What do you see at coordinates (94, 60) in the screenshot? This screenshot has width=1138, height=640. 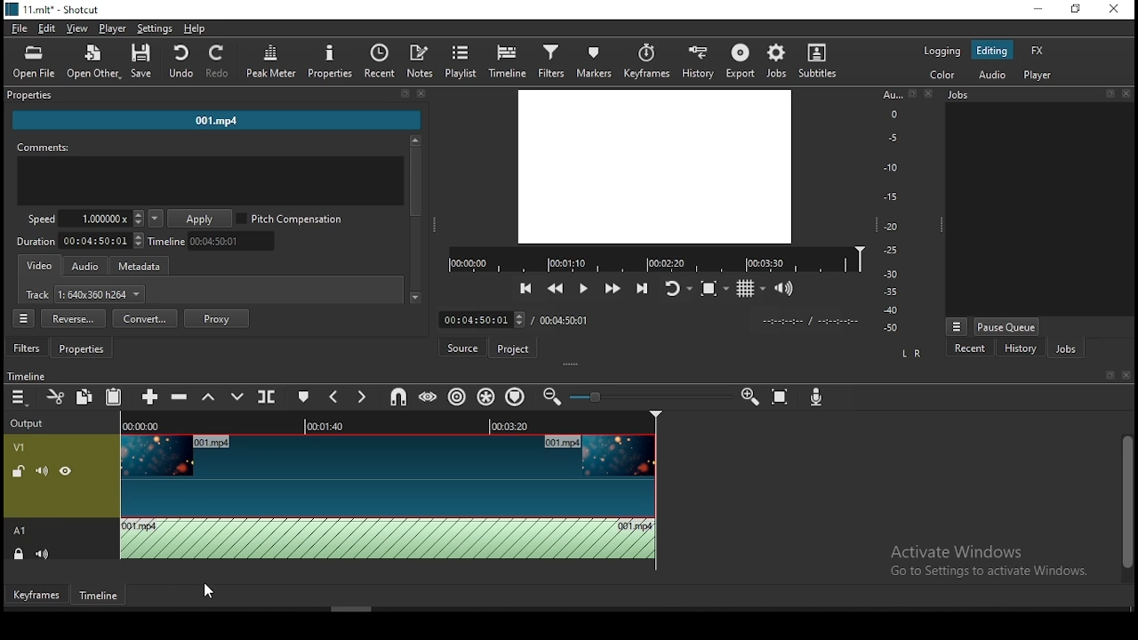 I see `open other` at bounding box center [94, 60].